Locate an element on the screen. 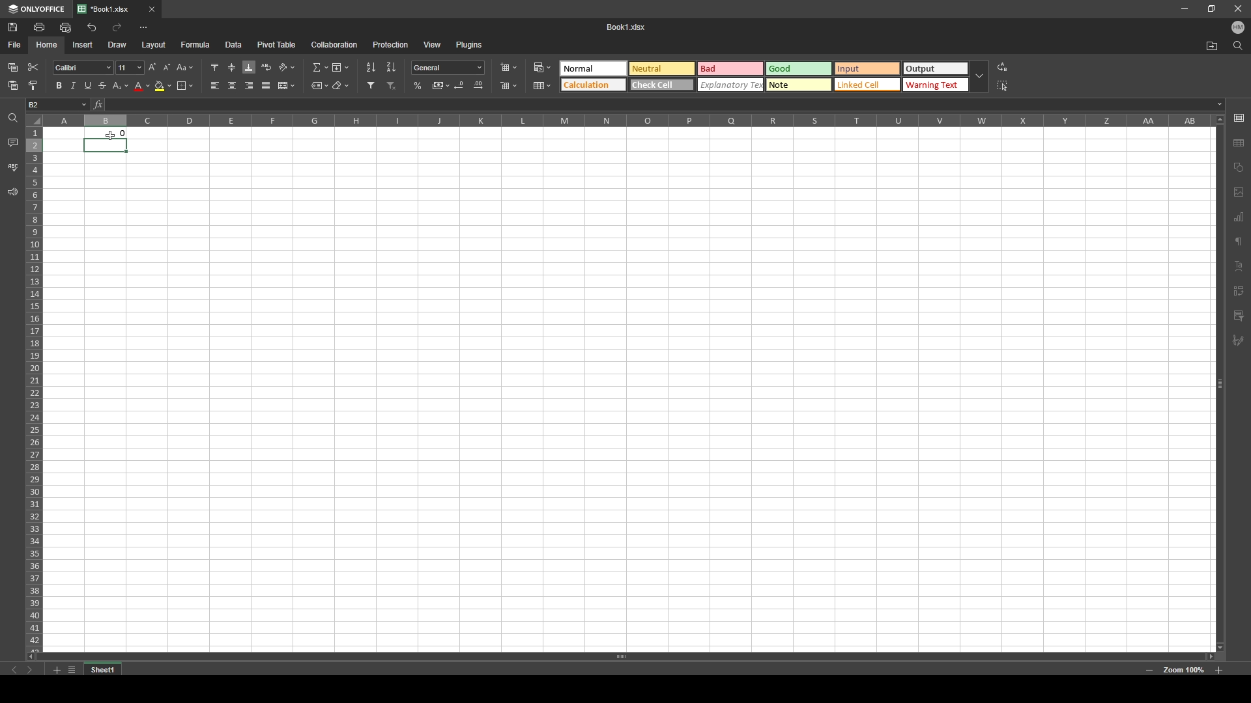 This screenshot has height=703, width=1251. table is located at coordinates (543, 85).